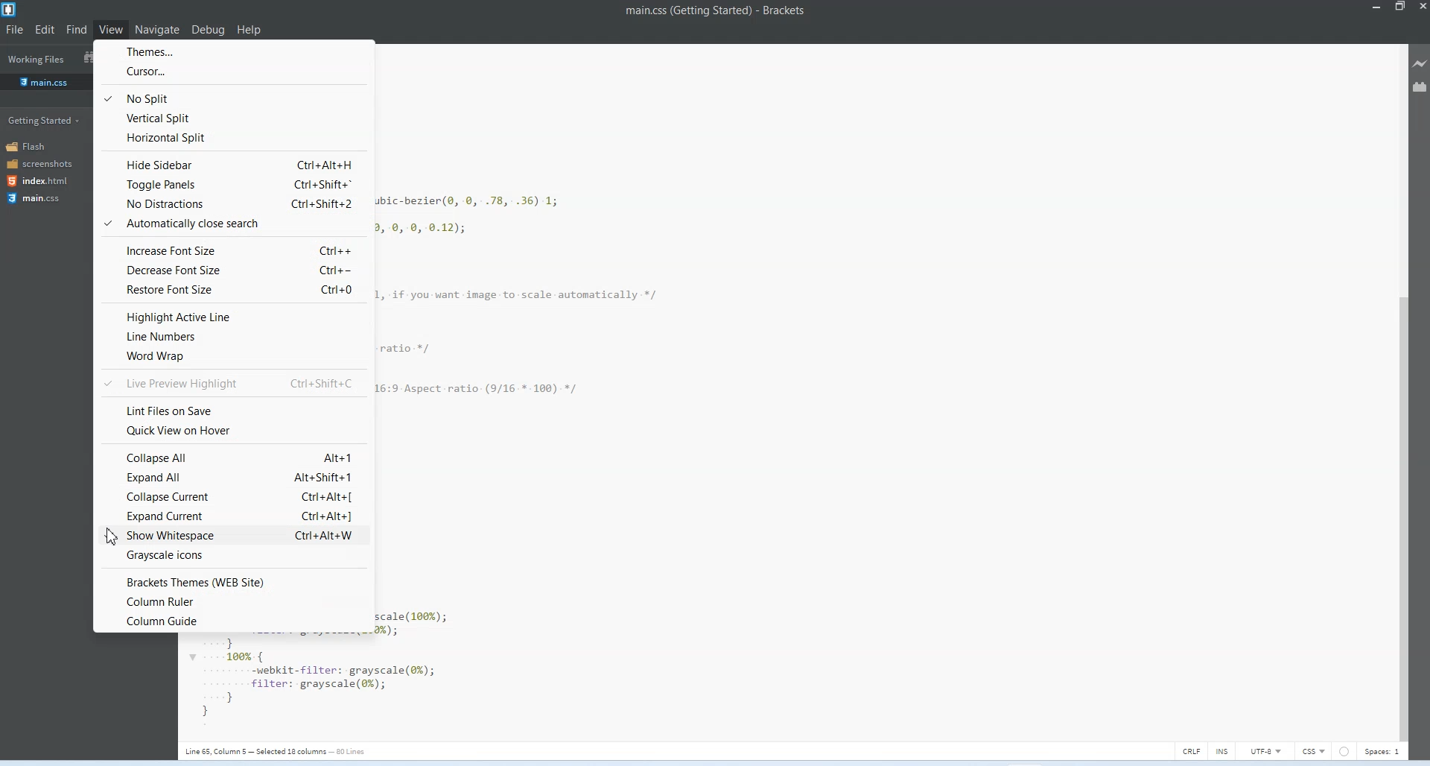  I want to click on Close, so click(1421, 8).